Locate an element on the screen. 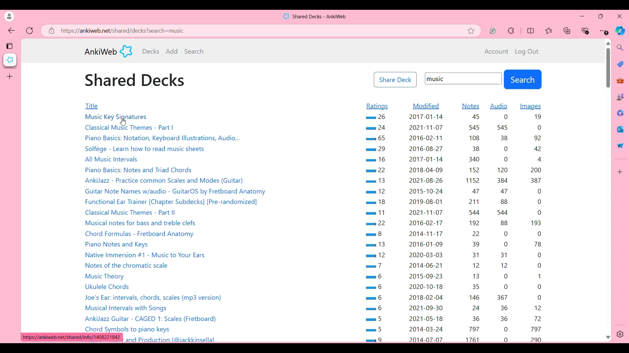 The height and width of the screenshot is (353, 629). -— 12 2015-10-24 47 47 0 is located at coordinates (453, 191).